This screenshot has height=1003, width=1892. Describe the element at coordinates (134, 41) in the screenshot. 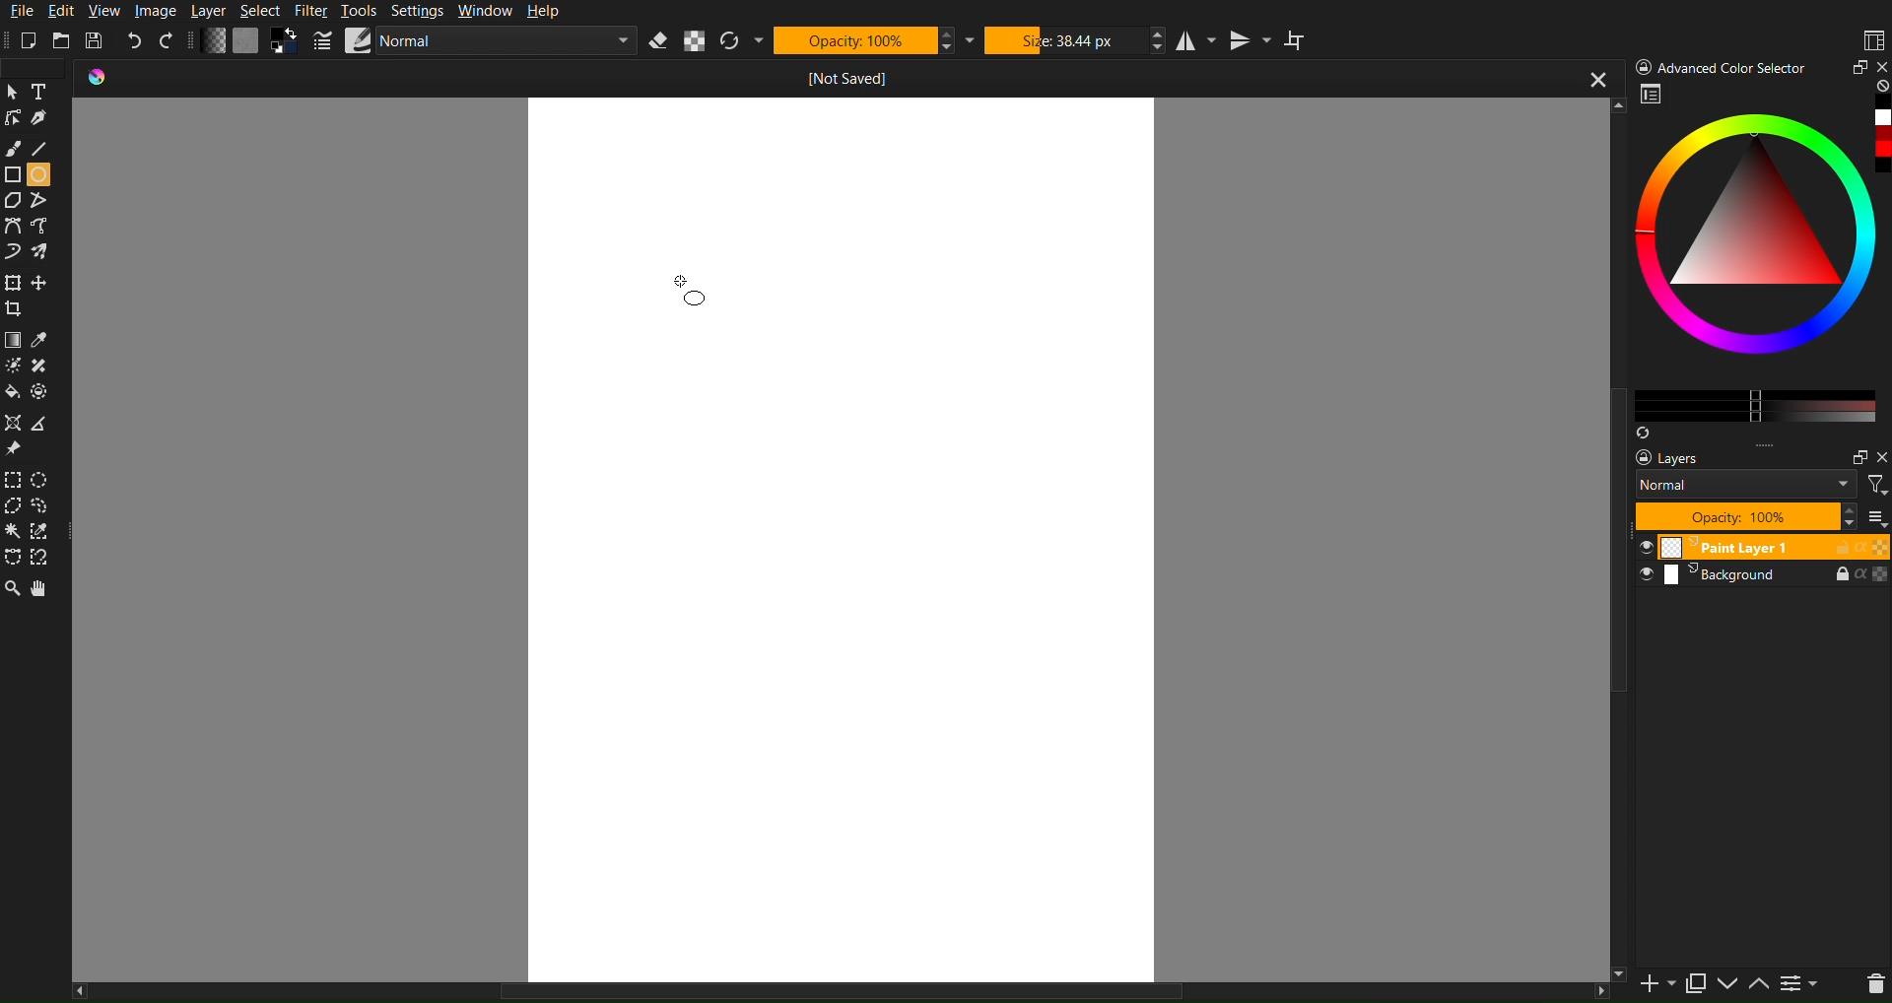

I see `Undo` at that location.